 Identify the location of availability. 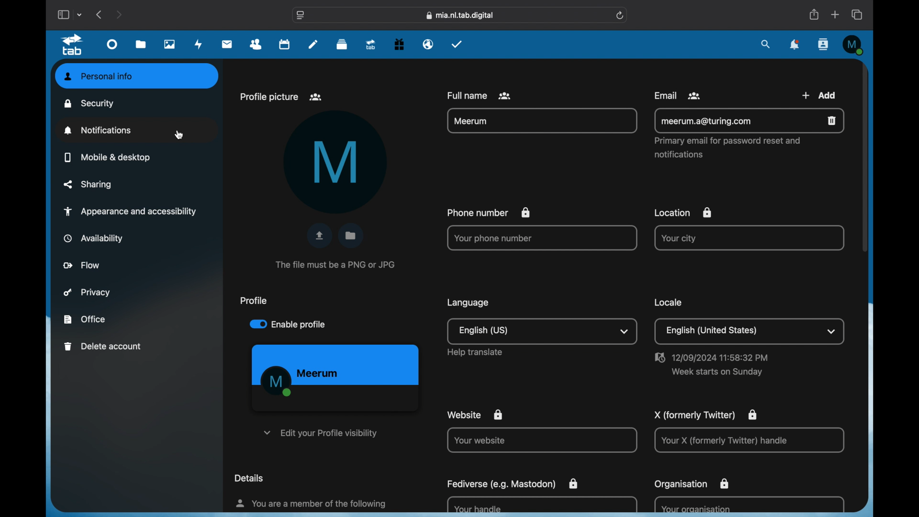
(93, 238).